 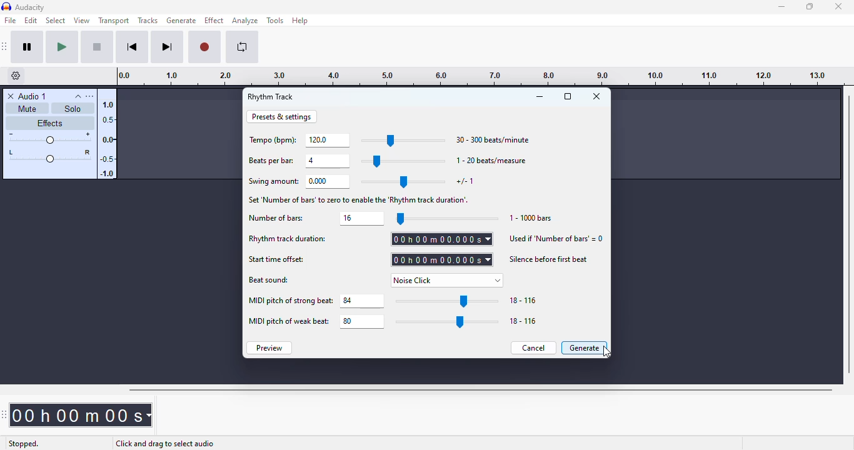 I want to click on beats per bar, so click(x=272, y=161).